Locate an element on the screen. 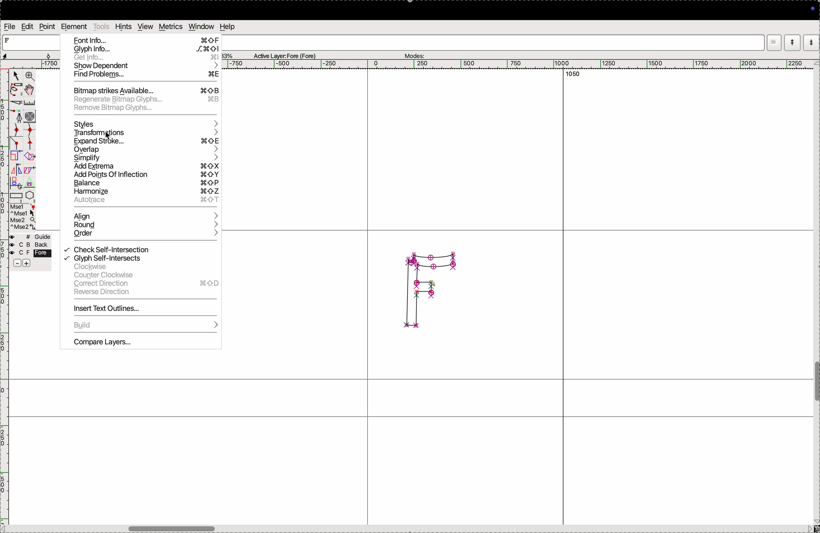 This screenshot has width=820, height=533. duplicate is located at coordinates (14, 183).